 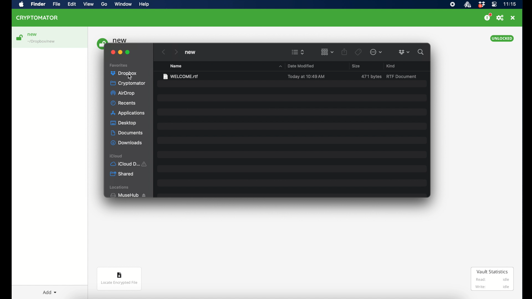 What do you see at coordinates (190, 52) in the screenshot?
I see `new` at bounding box center [190, 52].